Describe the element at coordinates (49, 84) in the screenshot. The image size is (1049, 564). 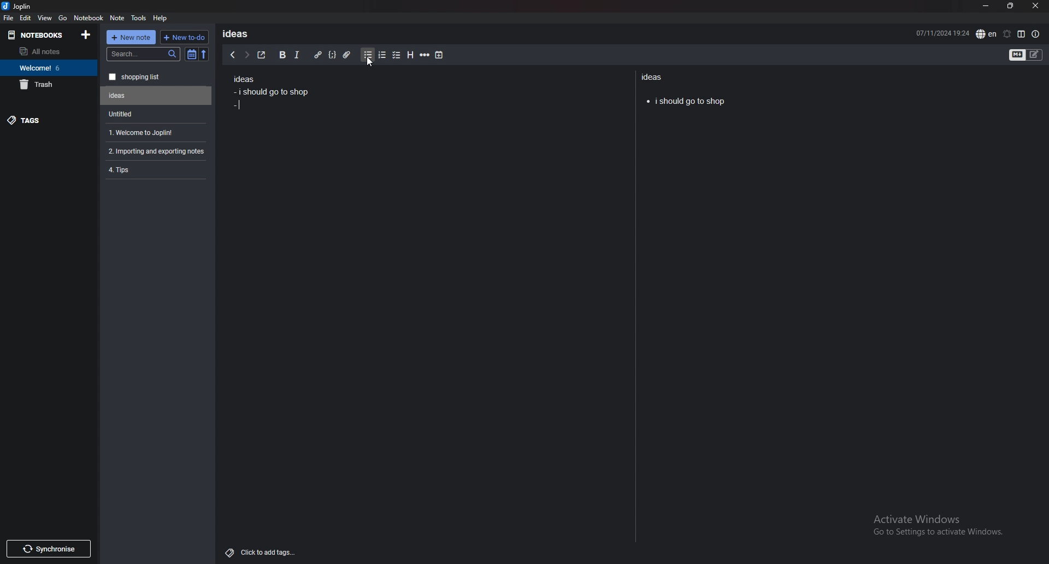
I see `trash` at that location.